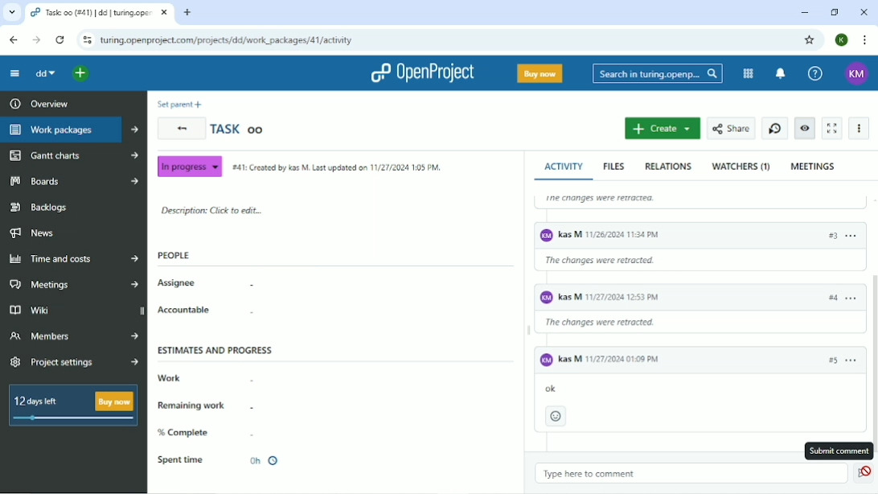 Image resolution: width=878 pixels, height=494 pixels. Describe the element at coordinates (423, 73) in the screenshot. I see `OpenProject` at that location.